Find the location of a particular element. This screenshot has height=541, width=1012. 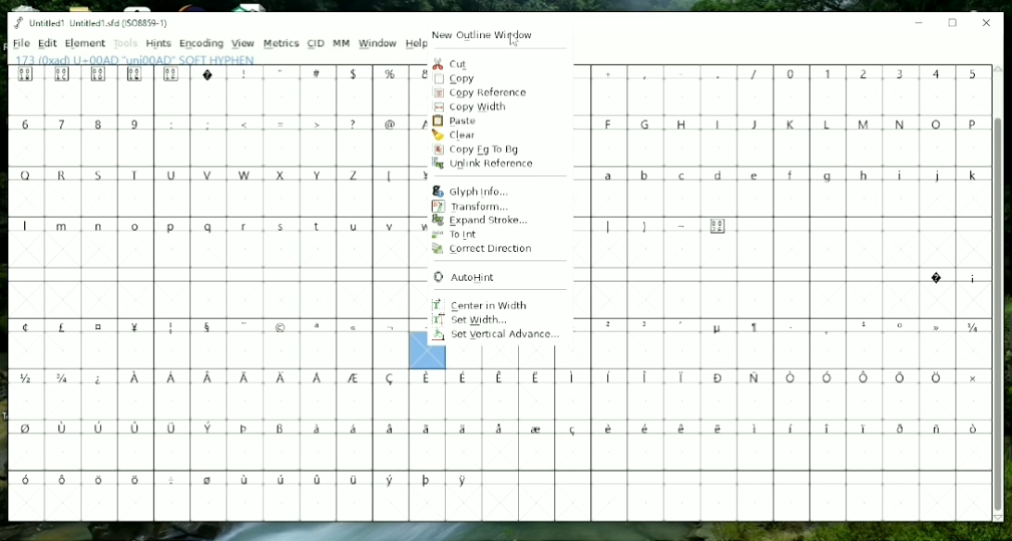

Capital letters is located at coordinates (790, 124).